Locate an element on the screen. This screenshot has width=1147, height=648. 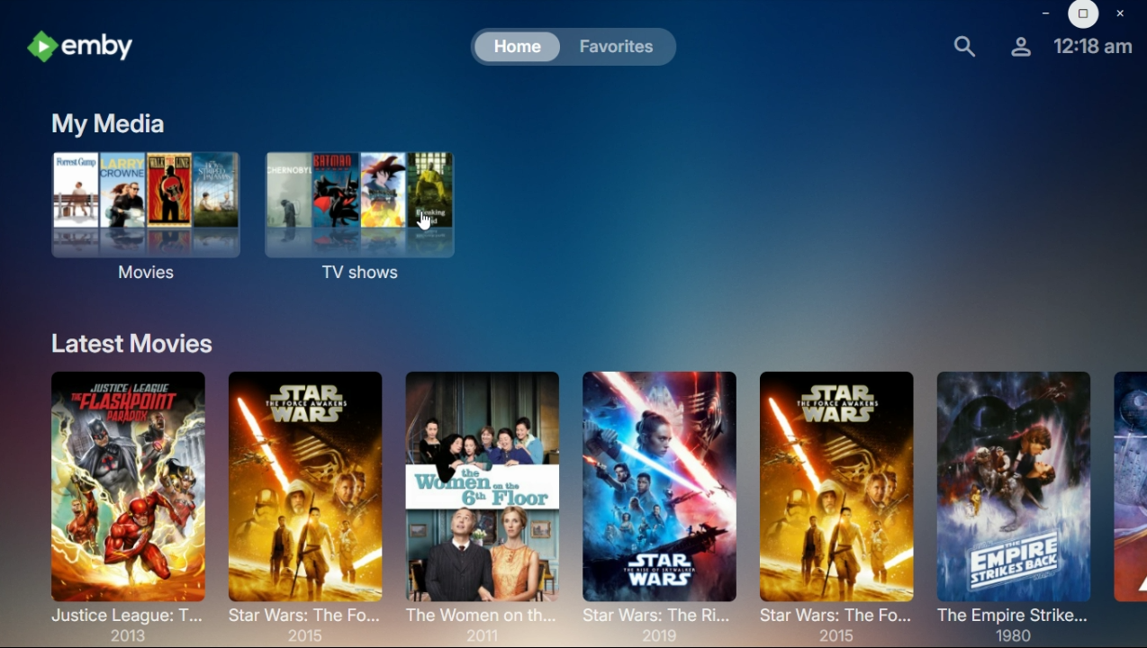
the women on the 6th floor 2011 is located at coordinates (483, 497).